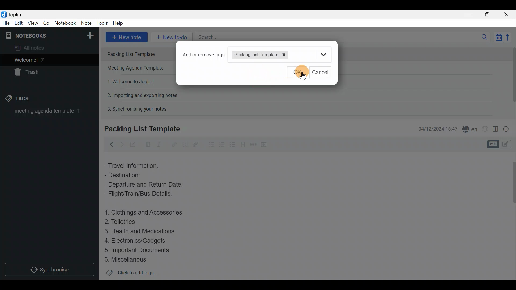  Describe the element at coordinates (303, 77) in the screenshot. I see `cursor` at that location.